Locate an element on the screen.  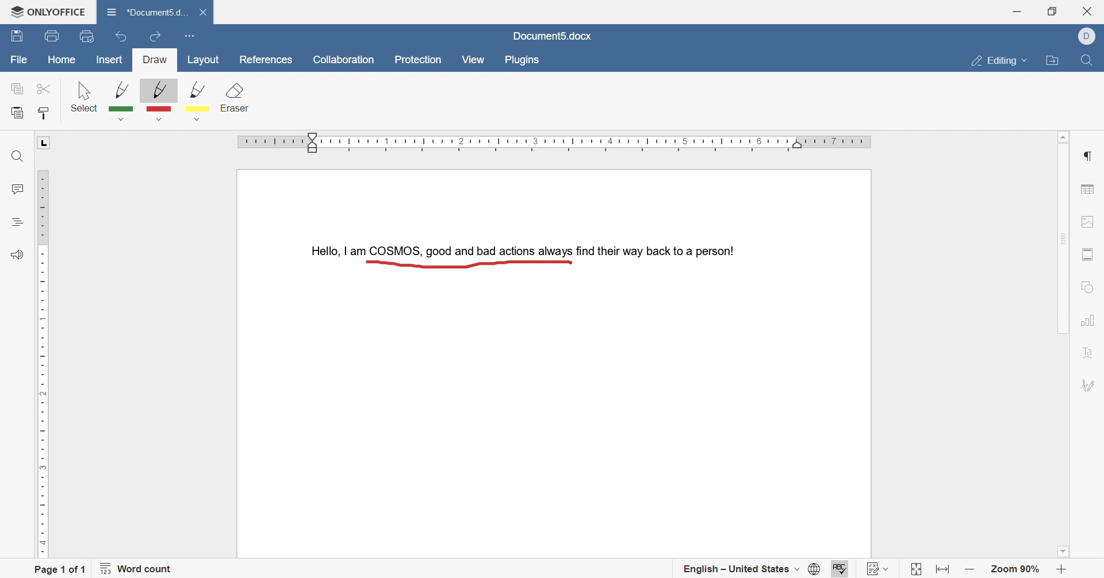
insert is located at coordinates (110, 61).